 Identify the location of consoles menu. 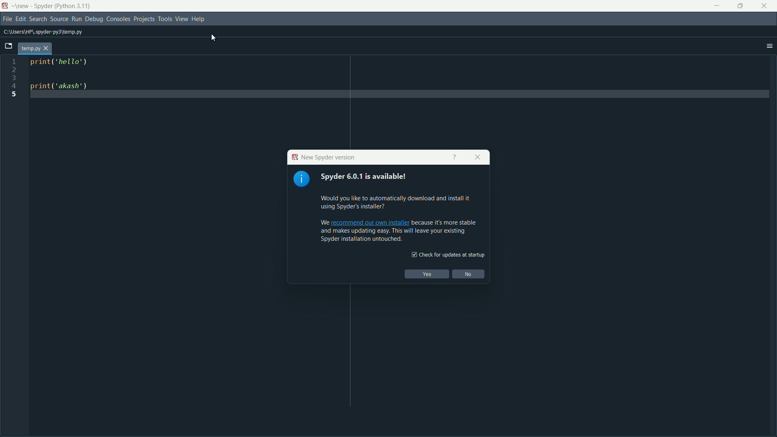
(118, 19).